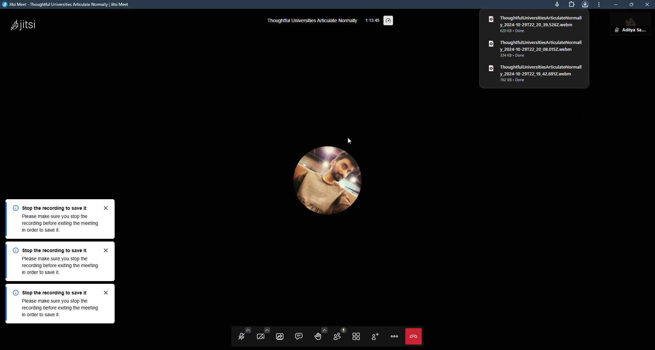 This screenshot has height=350, width=655. What do you see at coordinates (556, 5) in the screenshot?
I see `mic` at bounding box center [556, 5].